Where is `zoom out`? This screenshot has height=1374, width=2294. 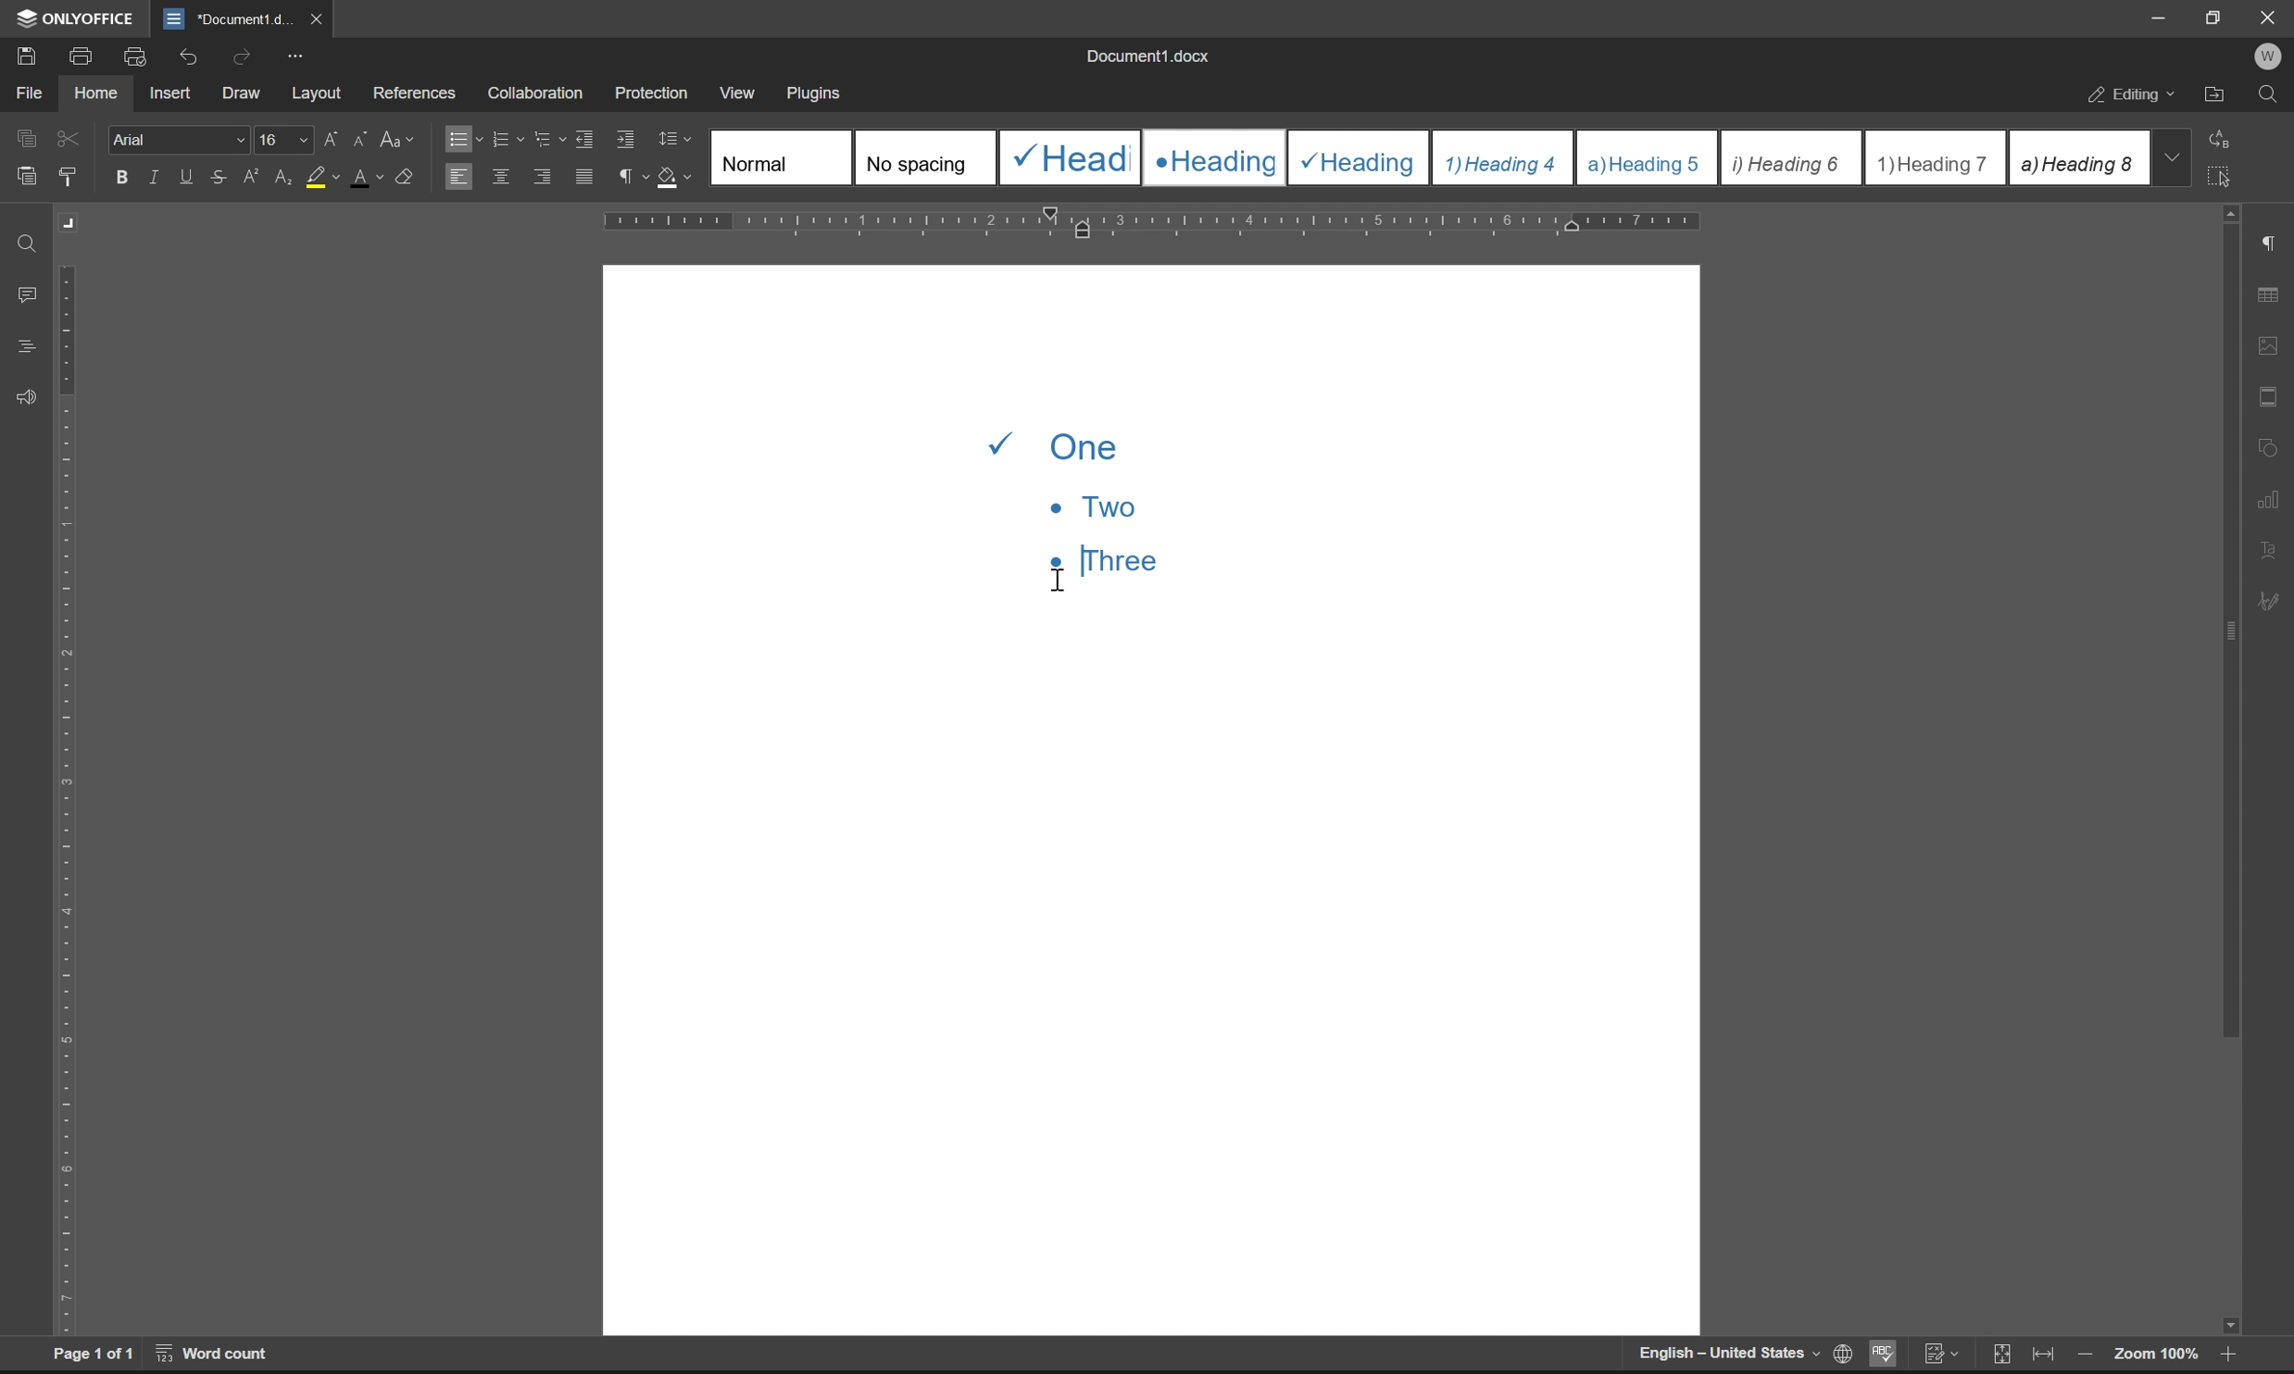
zoom out is located at coordinates (2084, 1356).